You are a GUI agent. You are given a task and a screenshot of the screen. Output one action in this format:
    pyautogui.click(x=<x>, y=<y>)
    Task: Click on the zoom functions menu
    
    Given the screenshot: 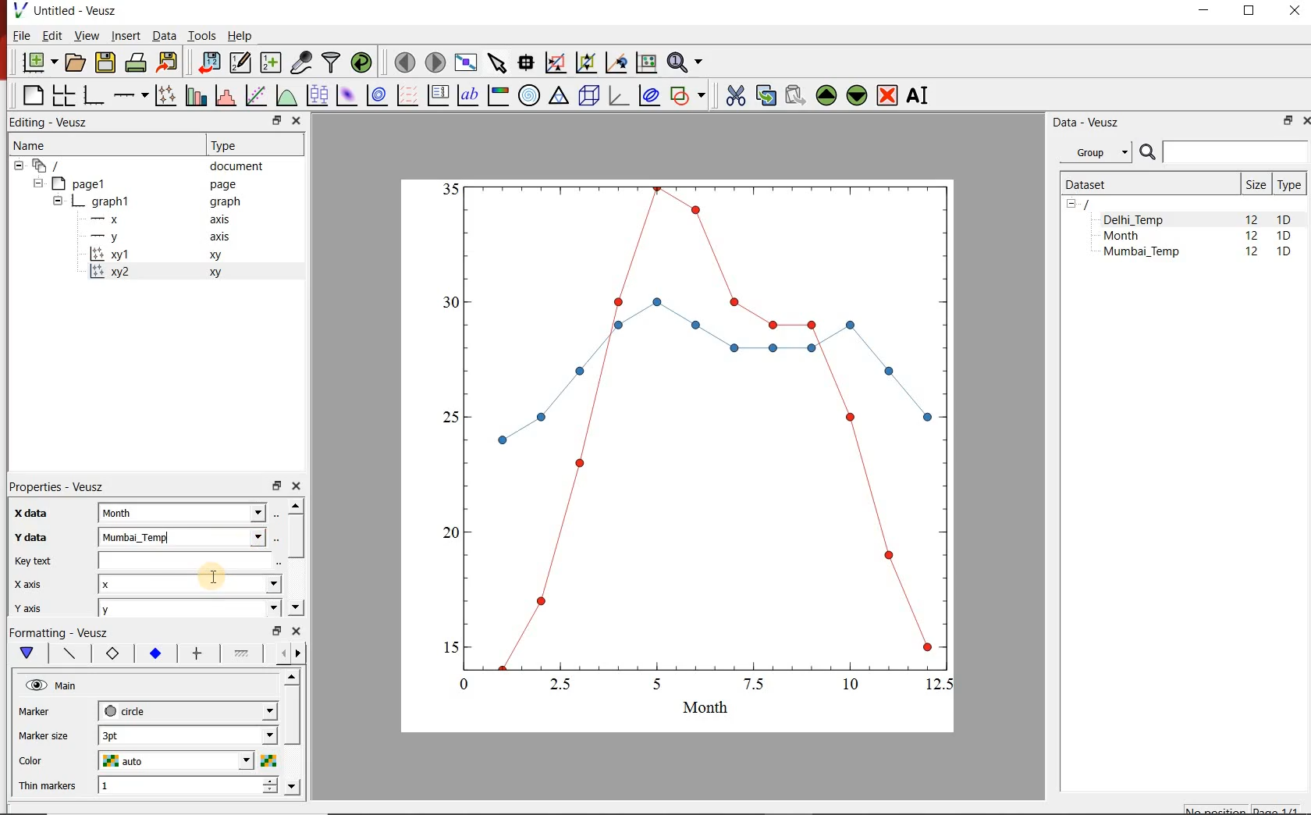 What is the action you would take?
    pyautogui.click(x=687, y=62)
    